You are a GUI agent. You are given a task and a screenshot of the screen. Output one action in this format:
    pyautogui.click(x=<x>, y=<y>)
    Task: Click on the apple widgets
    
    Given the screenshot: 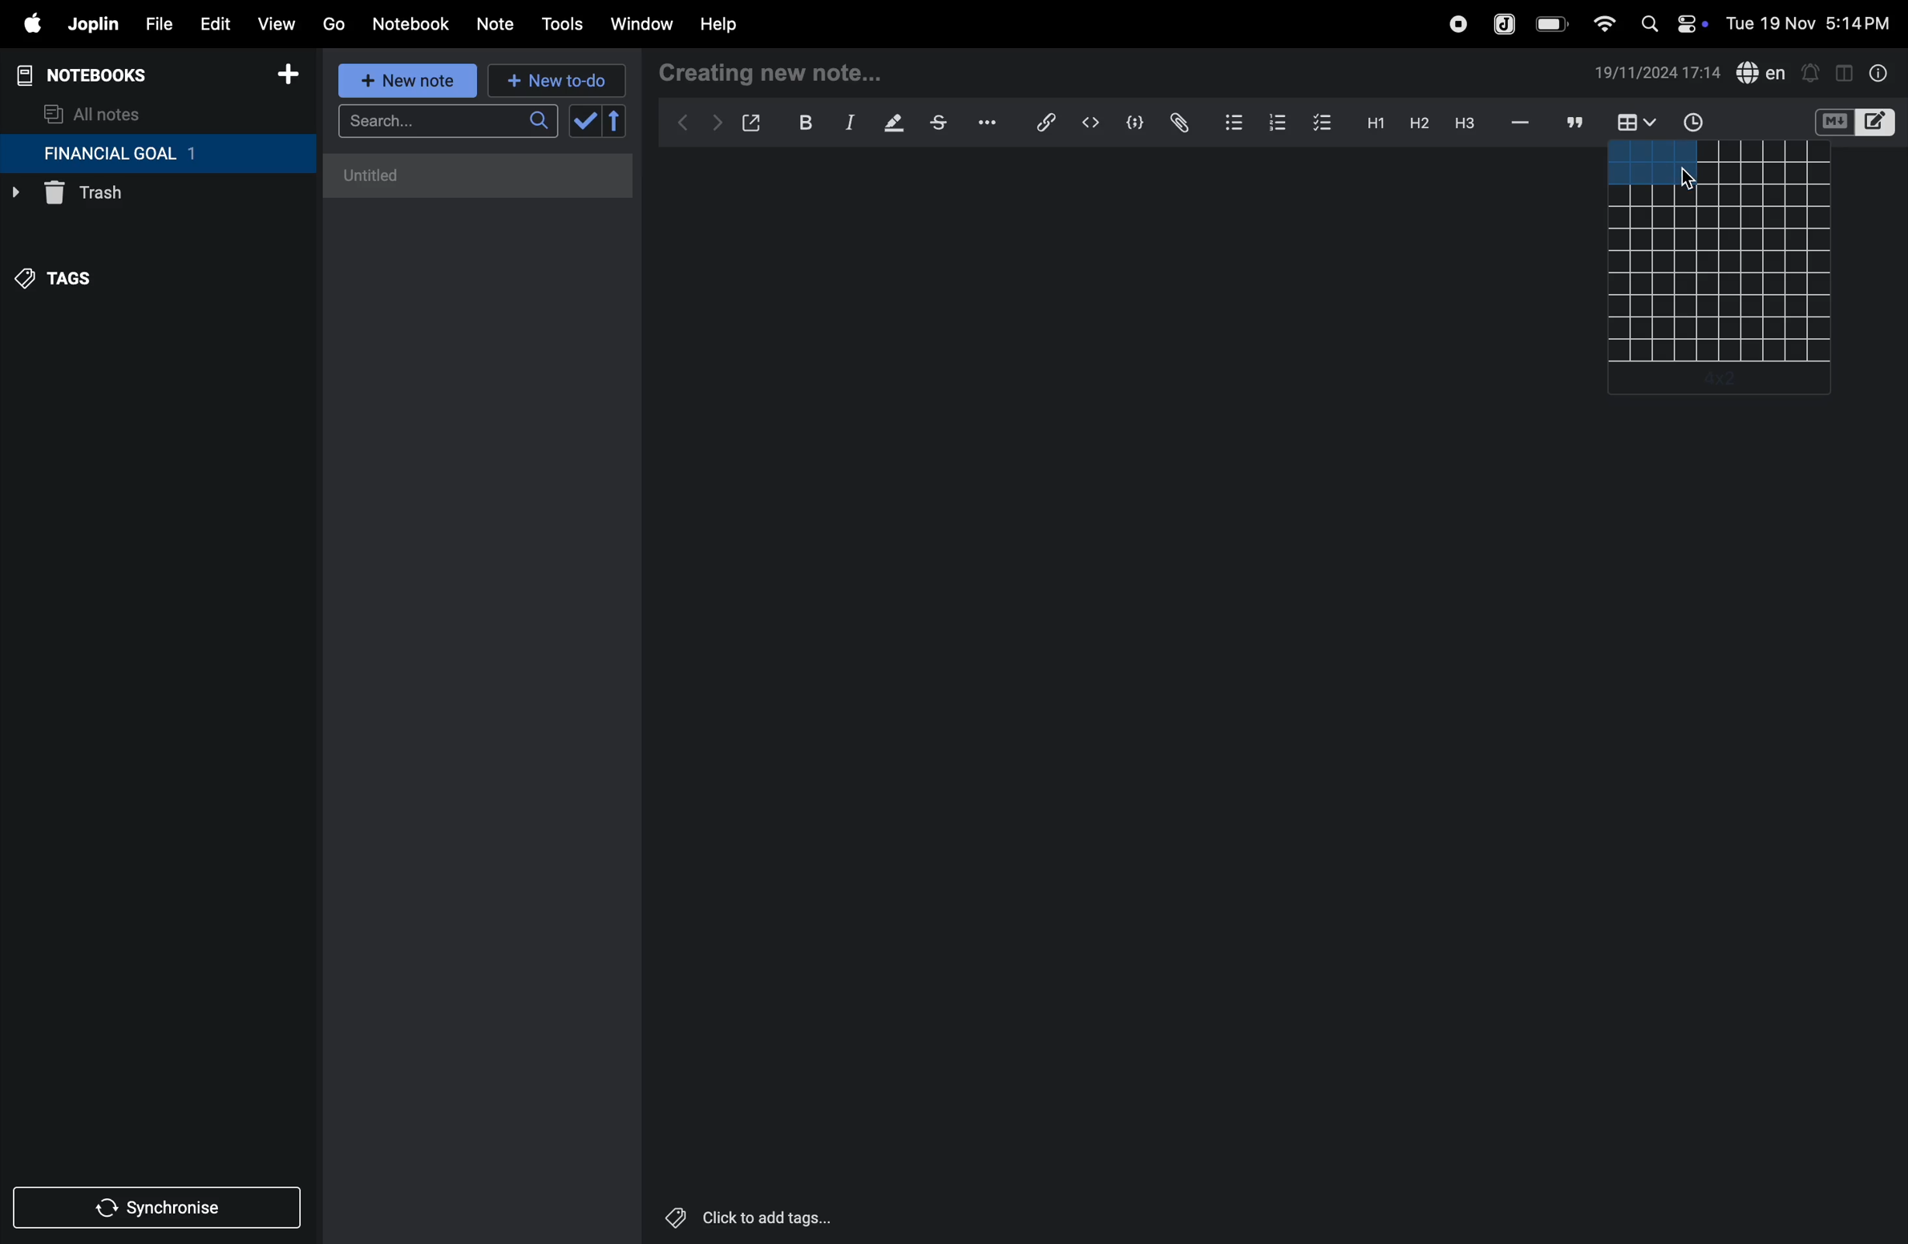 What is the action you would take?
    pyautogui.click(x=1670, y=22)
    